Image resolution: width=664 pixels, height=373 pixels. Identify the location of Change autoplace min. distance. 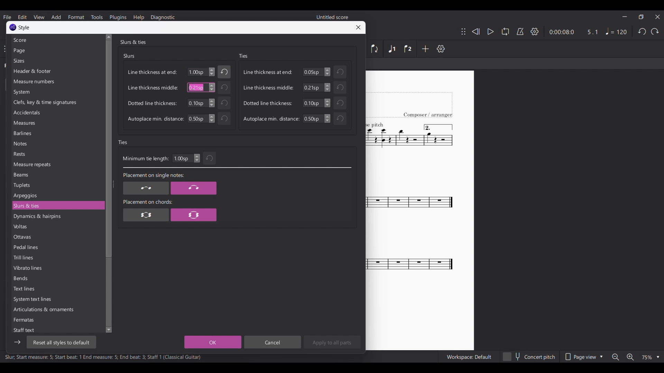
(328, 118).